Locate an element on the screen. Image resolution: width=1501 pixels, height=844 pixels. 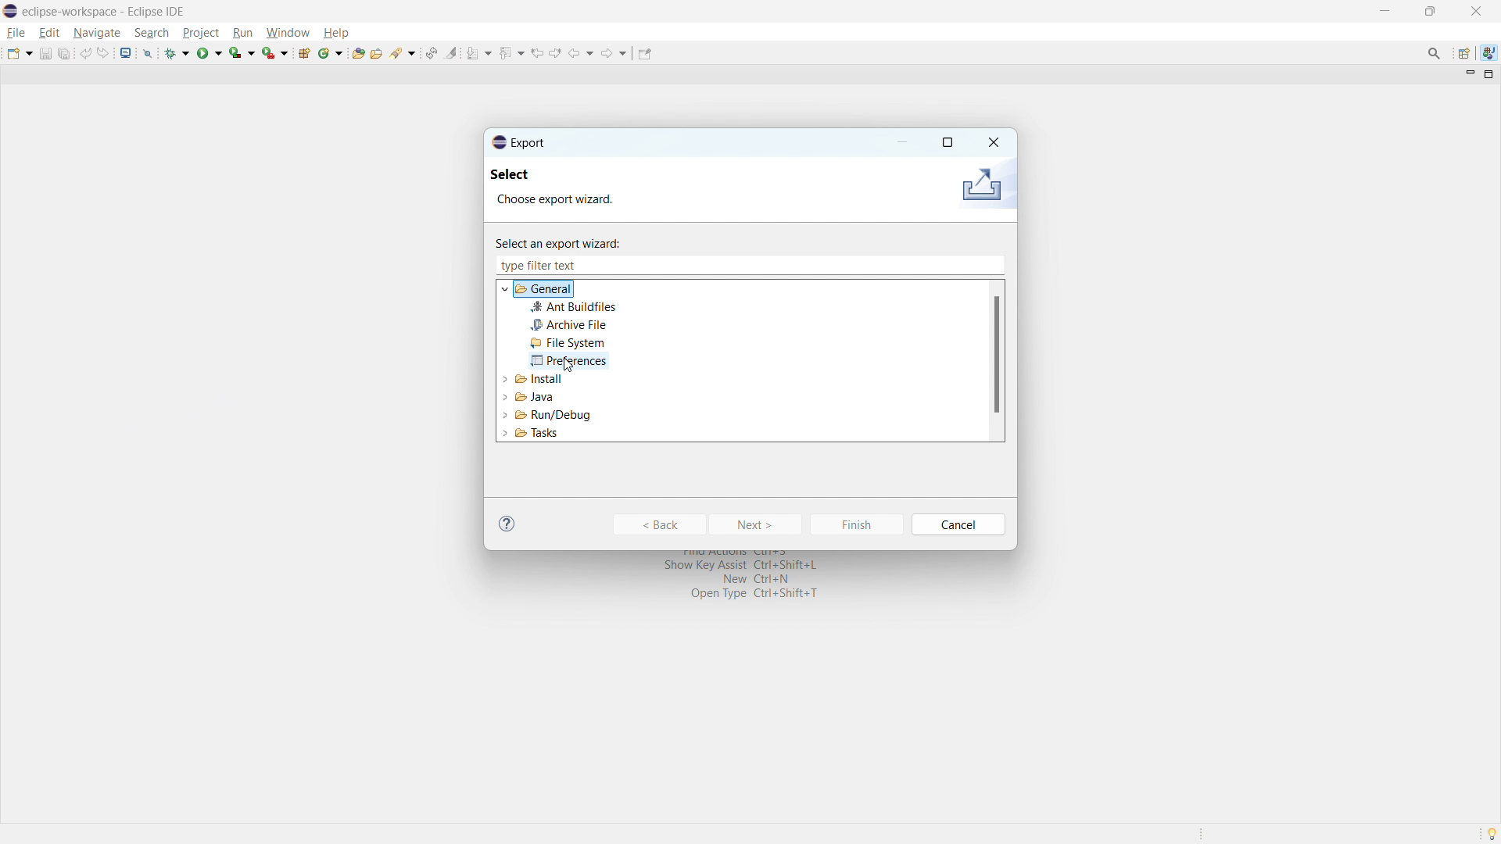
preferences is located at coordinates (568, 361).